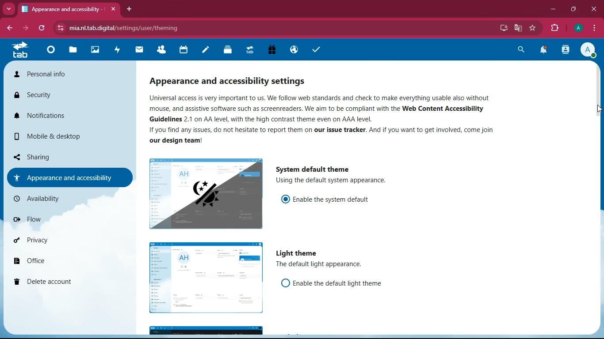  Describe the element at coordinates (519, 49) in the screenshot. I see `search` at that location.